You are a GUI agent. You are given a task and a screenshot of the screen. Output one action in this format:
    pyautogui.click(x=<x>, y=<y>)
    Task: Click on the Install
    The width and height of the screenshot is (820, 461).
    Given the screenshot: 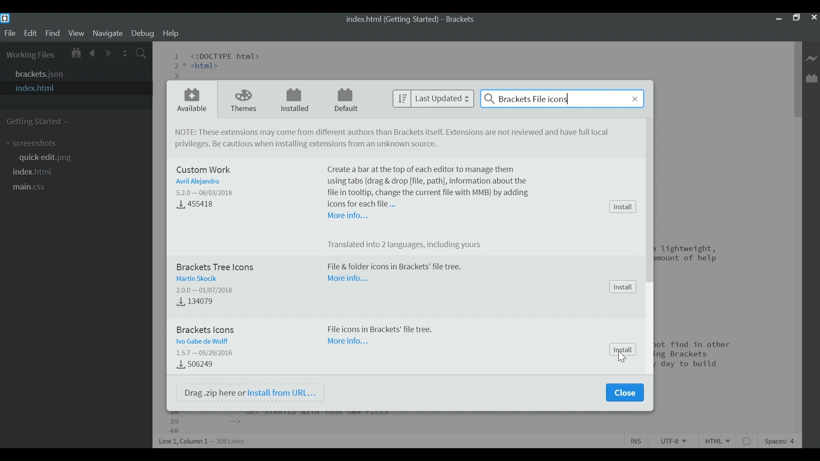 What is the action you would take?
    pyautogui.click(x=624, y=349)
    